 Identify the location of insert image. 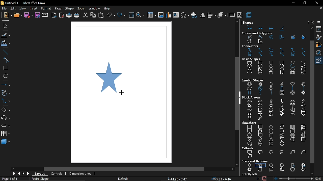
(161, 15).